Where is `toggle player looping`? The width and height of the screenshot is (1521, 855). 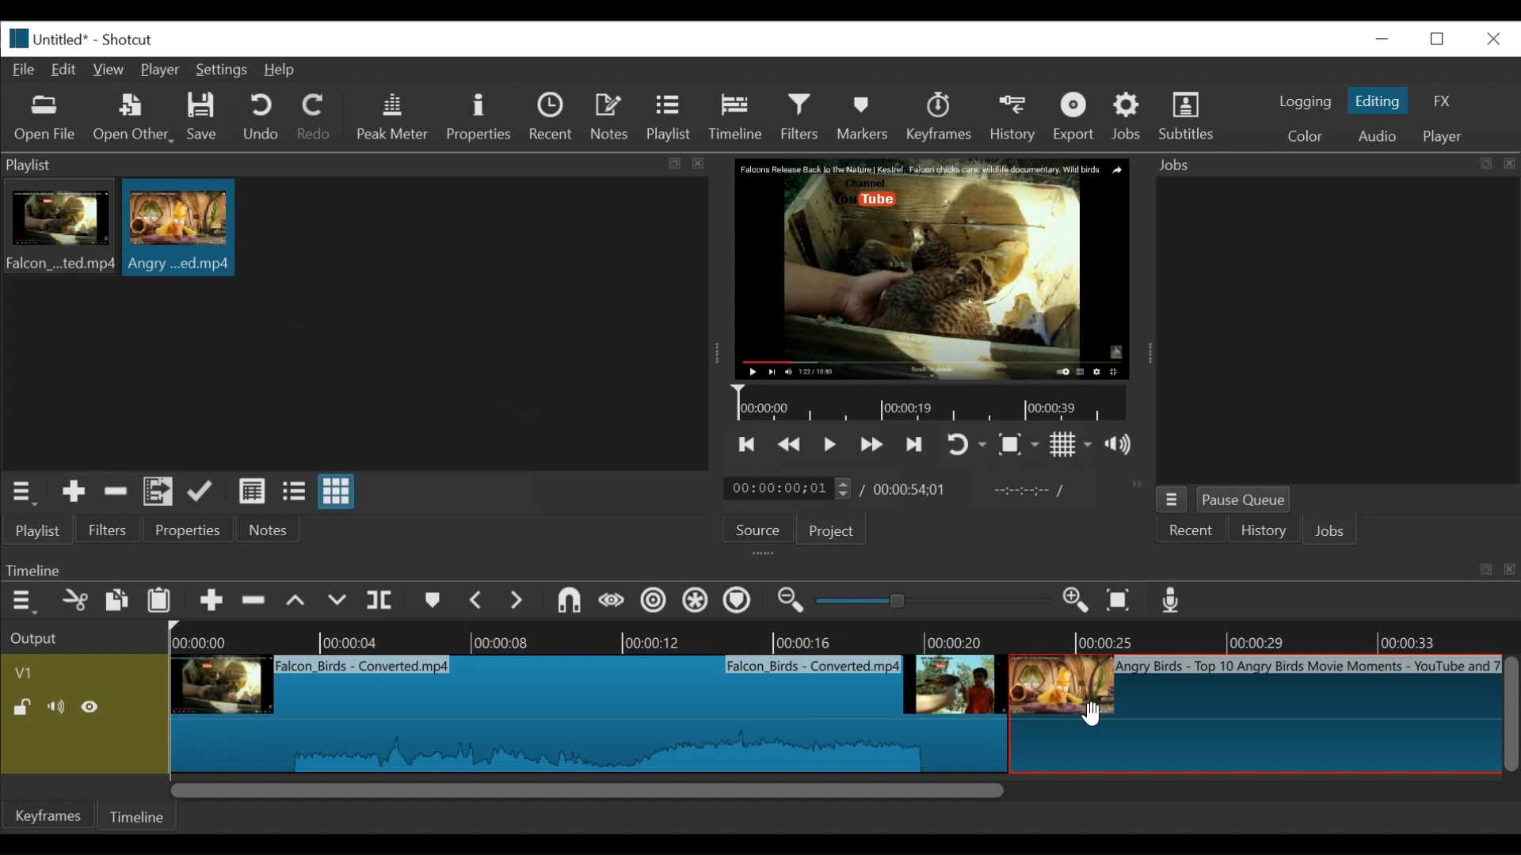 toggle player looping is located at coordinates (966, 446).